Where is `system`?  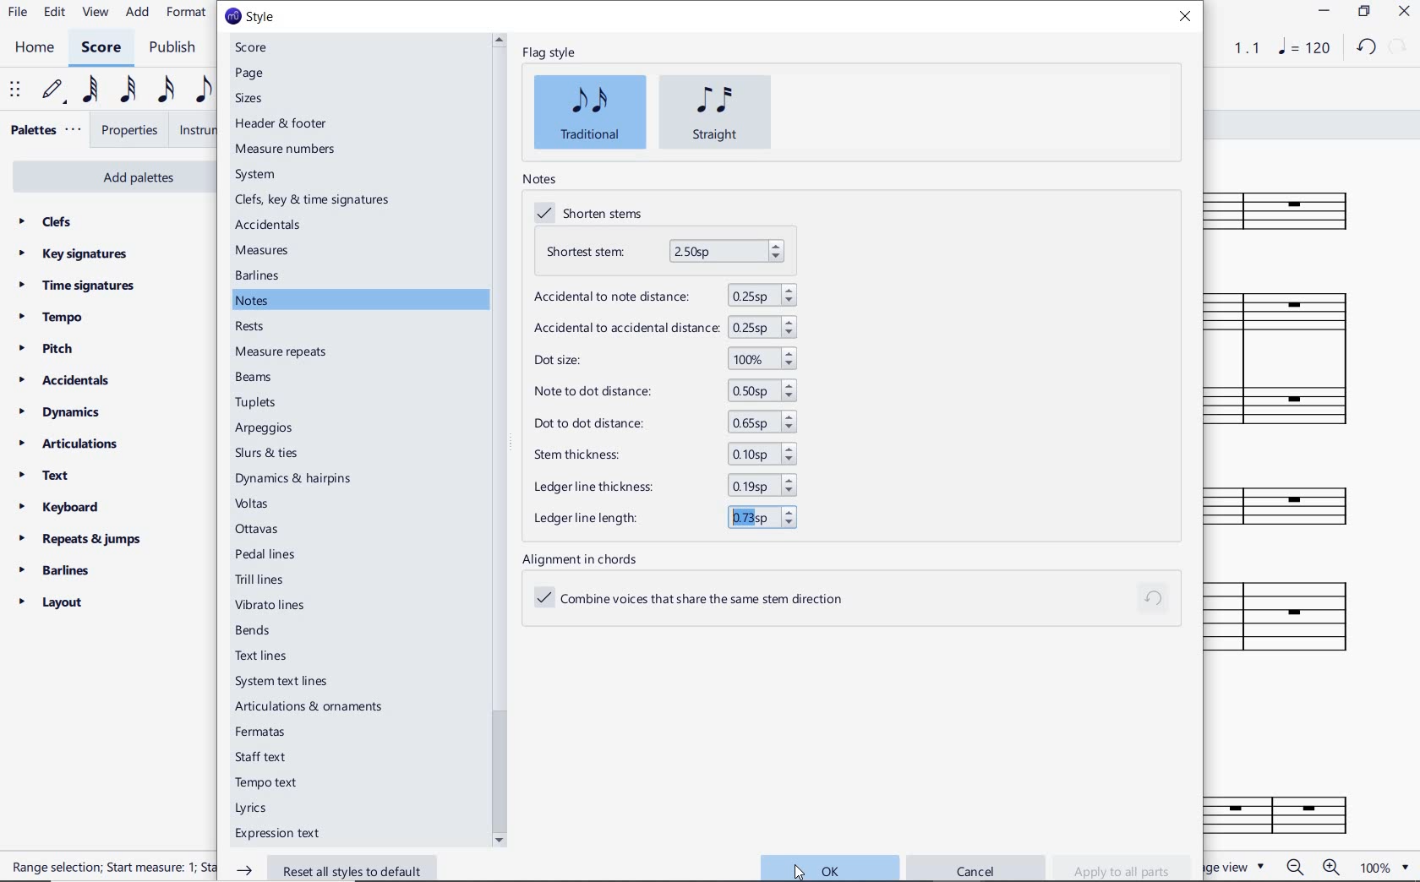 system is located at coordinates (255, 177).